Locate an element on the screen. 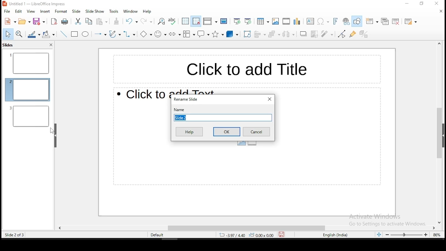  start from current slide is located at coordinates (248, 22).